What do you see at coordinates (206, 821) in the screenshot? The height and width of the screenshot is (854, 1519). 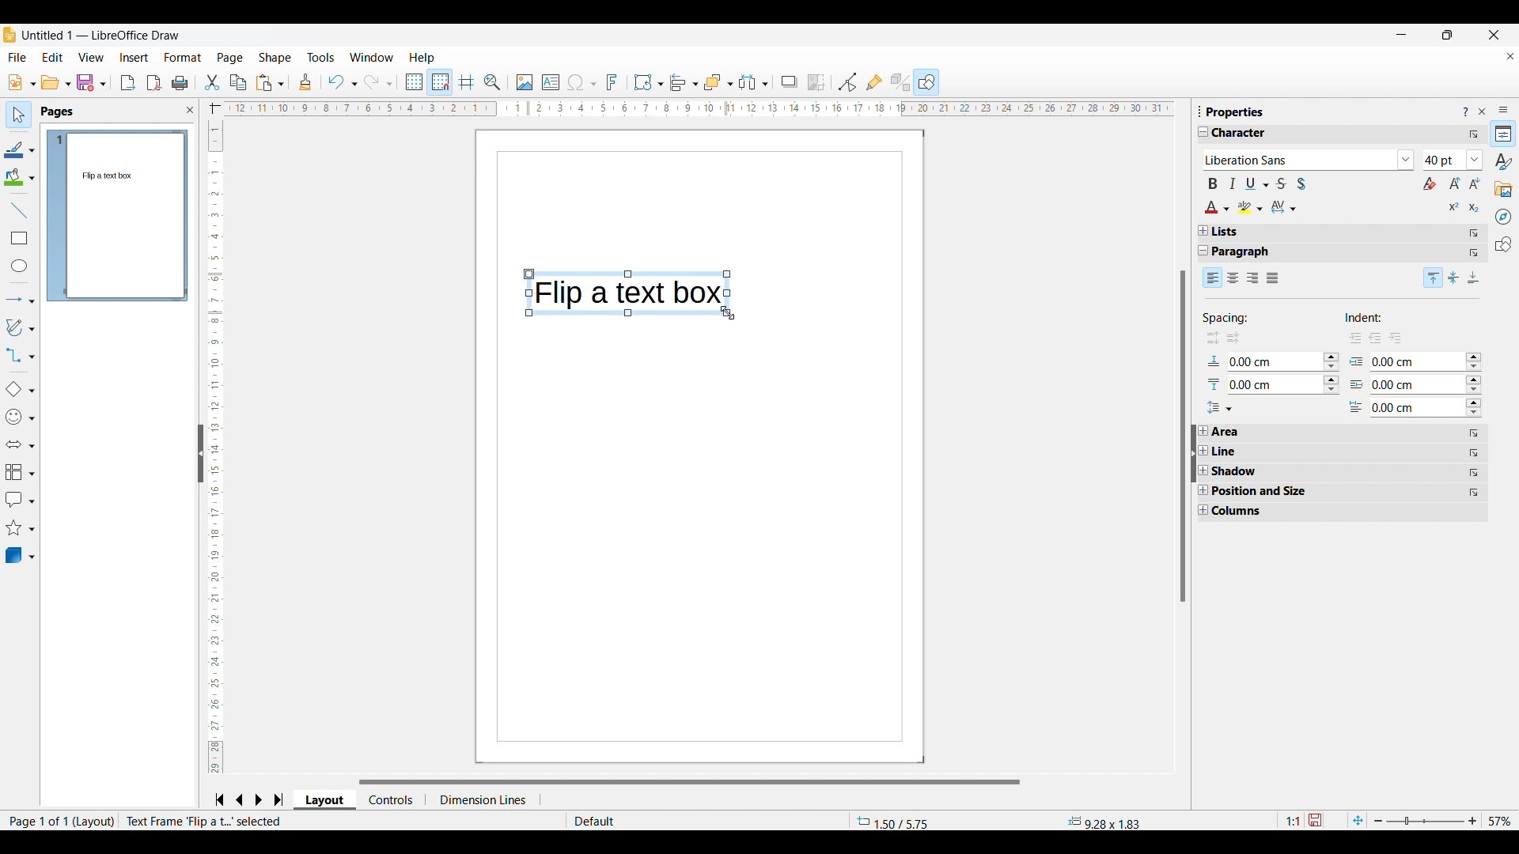 I see `Test frame flip a t. selected ` at bounding box center [206, 821].